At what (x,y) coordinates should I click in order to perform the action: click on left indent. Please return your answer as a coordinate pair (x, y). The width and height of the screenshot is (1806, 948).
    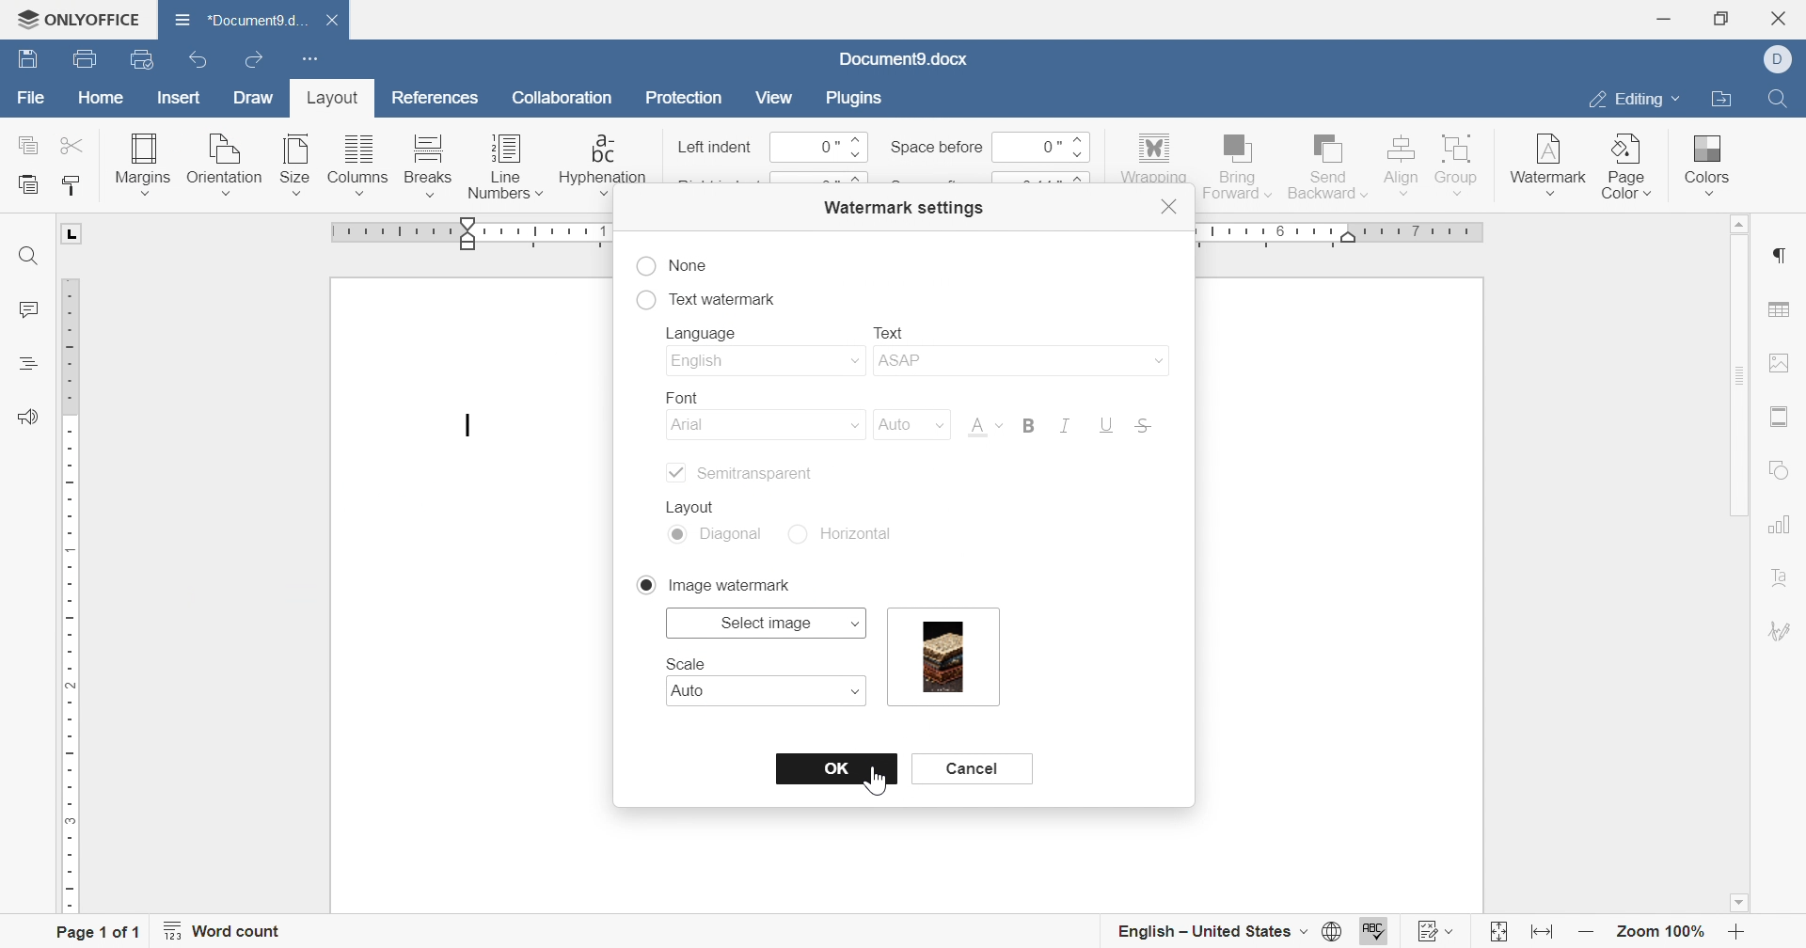
    Looking at the image, I should click on (716, 149).